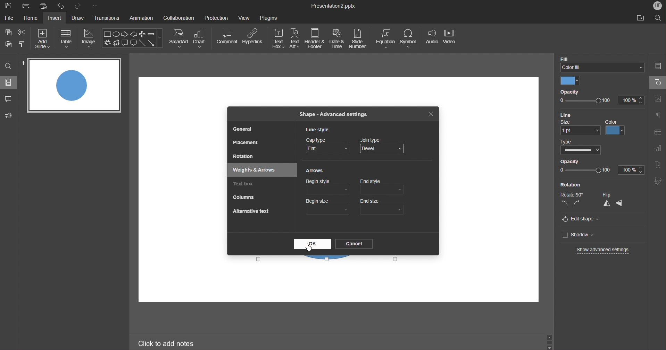 This screenshot has height=350, width=666. Describe the element at coordinates (320, 130) in the screenshot. I see `Line Style` at that location.